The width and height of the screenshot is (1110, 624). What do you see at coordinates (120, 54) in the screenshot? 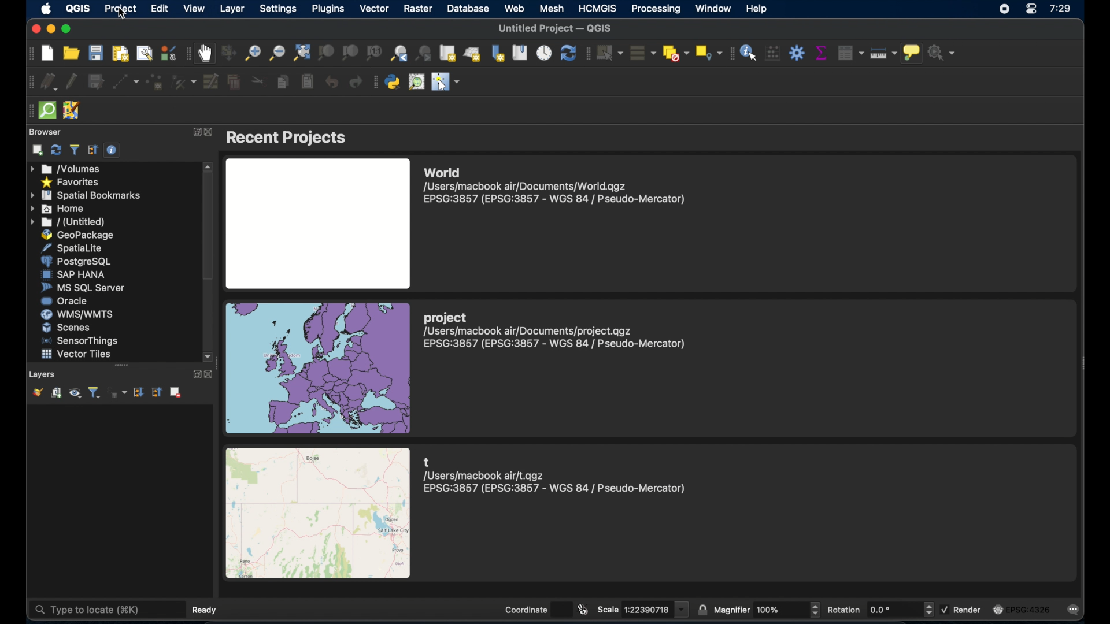
I see `new print layout` at bounding box center [120, 54].